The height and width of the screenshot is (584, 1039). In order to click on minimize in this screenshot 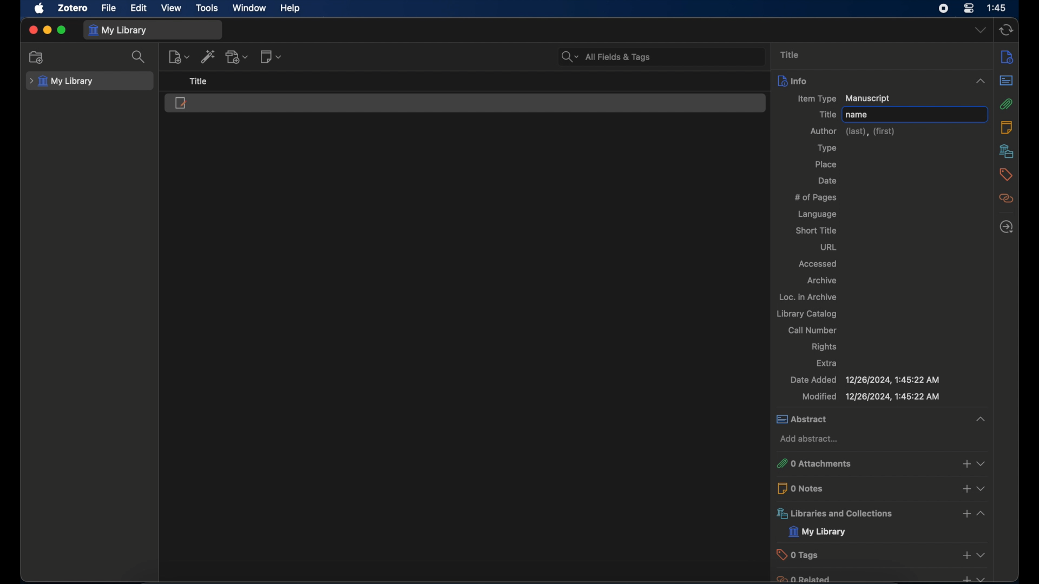, I will do `click(47, 31)`.